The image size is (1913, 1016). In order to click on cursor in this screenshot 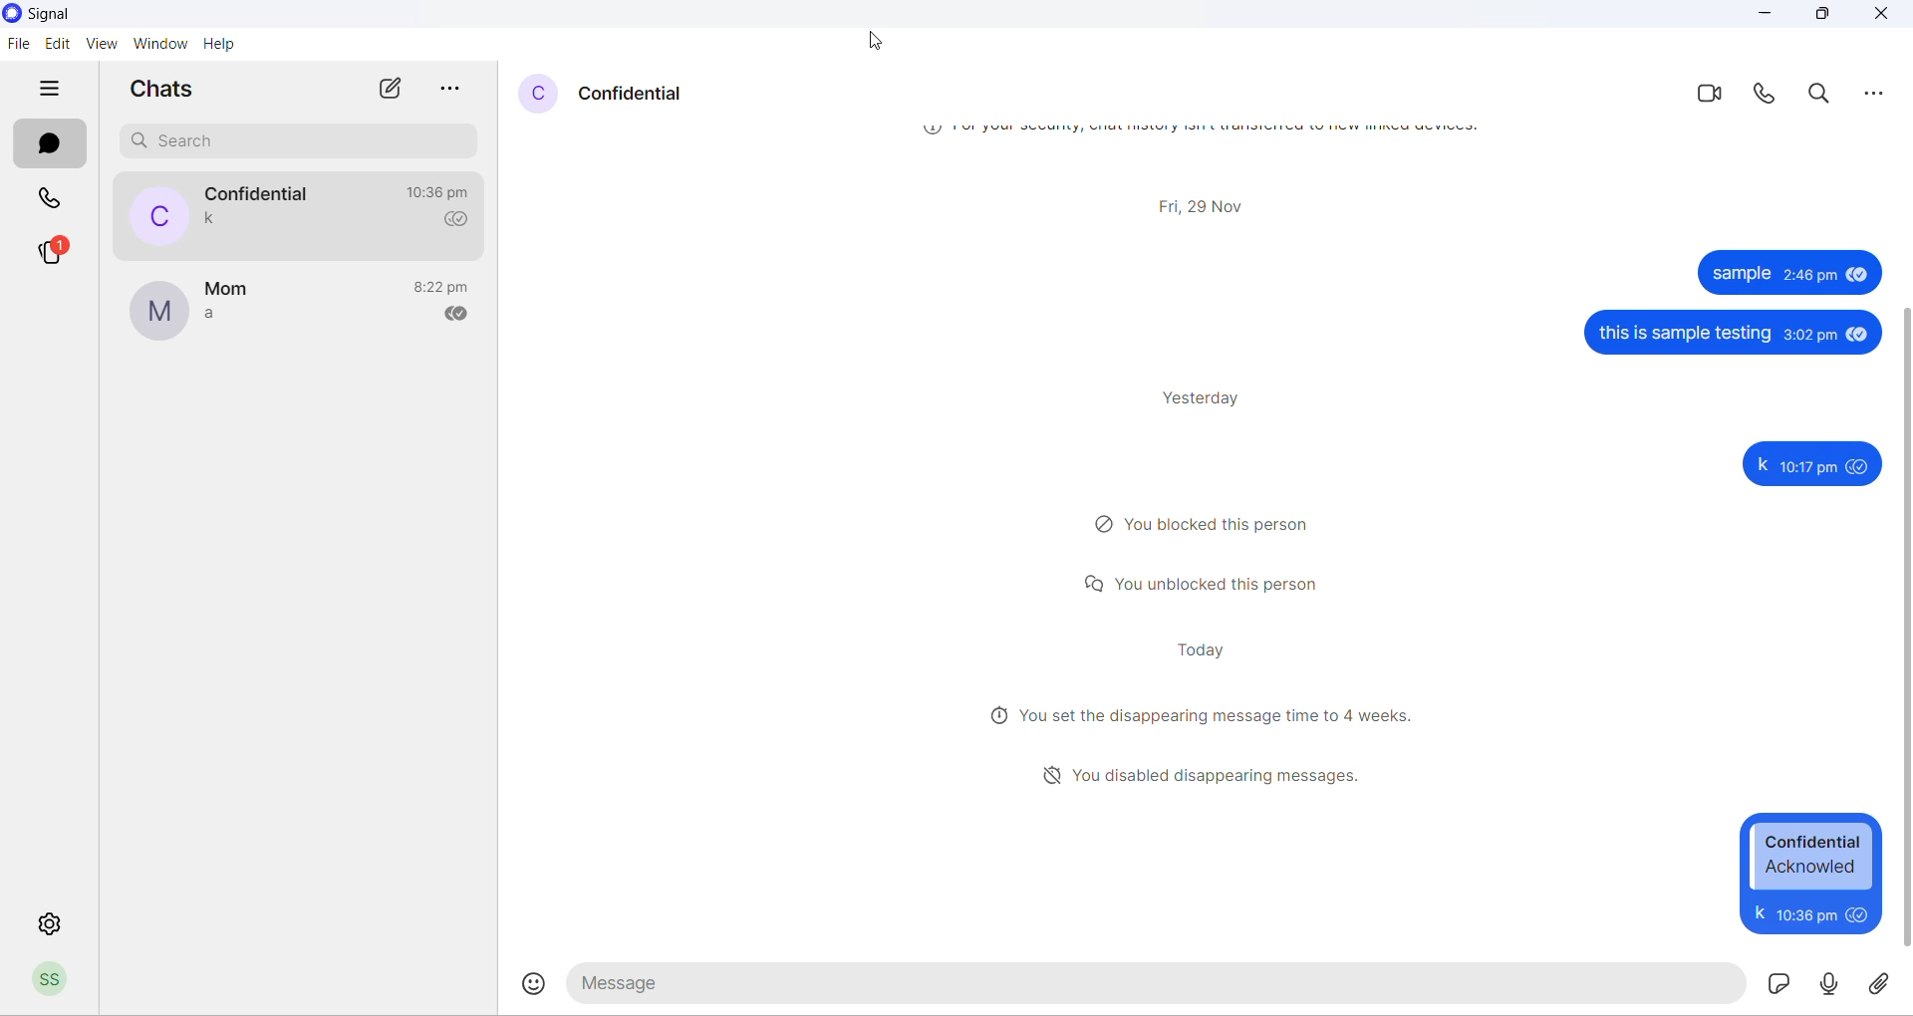, I will do `click(881, 39)`.